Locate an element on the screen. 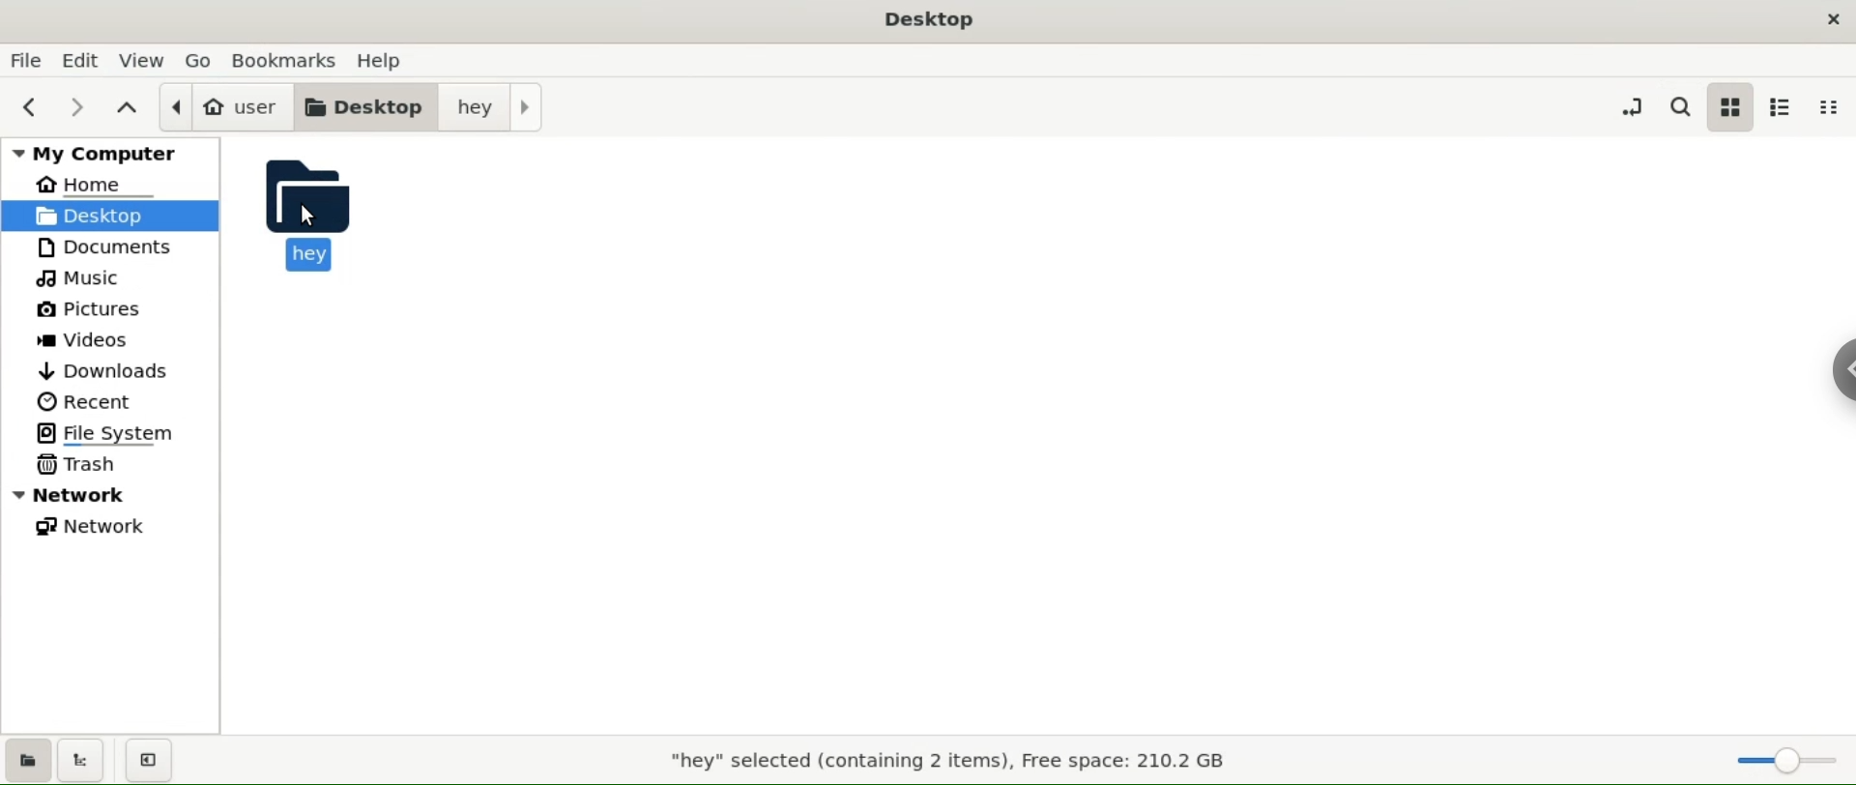  recent is located at coordinates (84, 403).